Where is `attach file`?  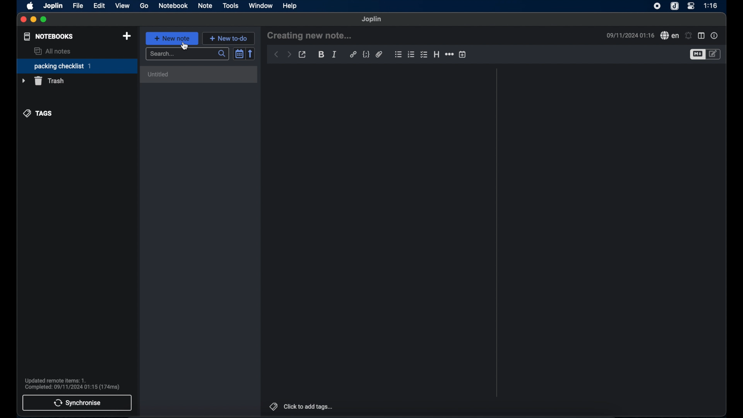 attach file is located at coordinates (379, 54).